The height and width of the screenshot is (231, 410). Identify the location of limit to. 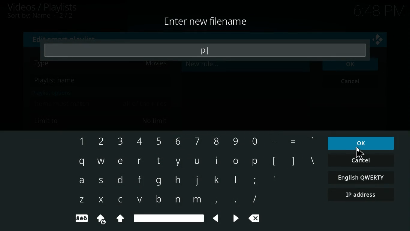
(102, 120).